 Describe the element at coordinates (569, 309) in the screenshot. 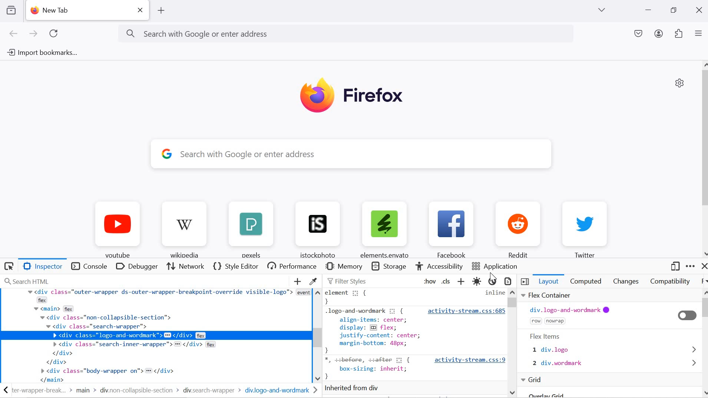

I see `div.logo-and-wordmark @` at that location.